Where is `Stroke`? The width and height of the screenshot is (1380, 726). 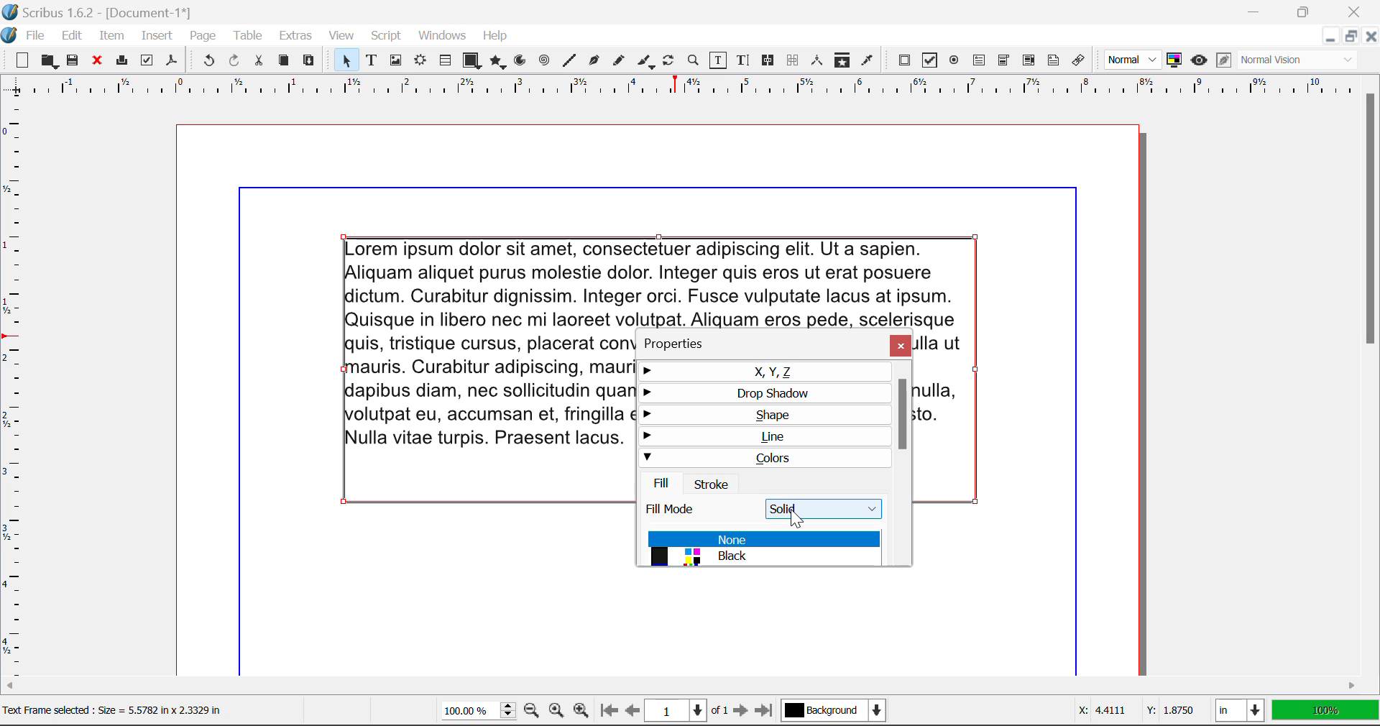 Stroke is located at coordinates (712, 483).